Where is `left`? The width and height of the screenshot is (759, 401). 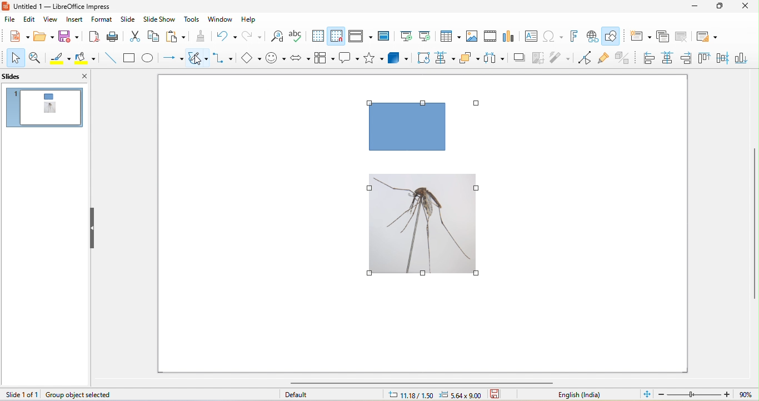 left is located at coordinates (650, 59).